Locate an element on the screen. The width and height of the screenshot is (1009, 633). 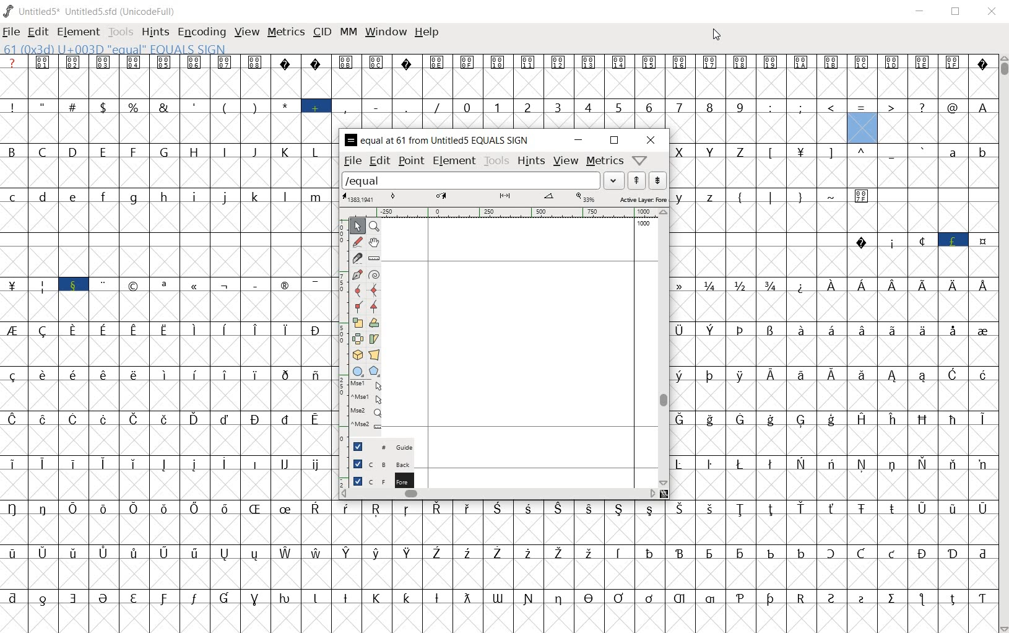
add a point, then drag out its control points is located at coordinates (357, 275).